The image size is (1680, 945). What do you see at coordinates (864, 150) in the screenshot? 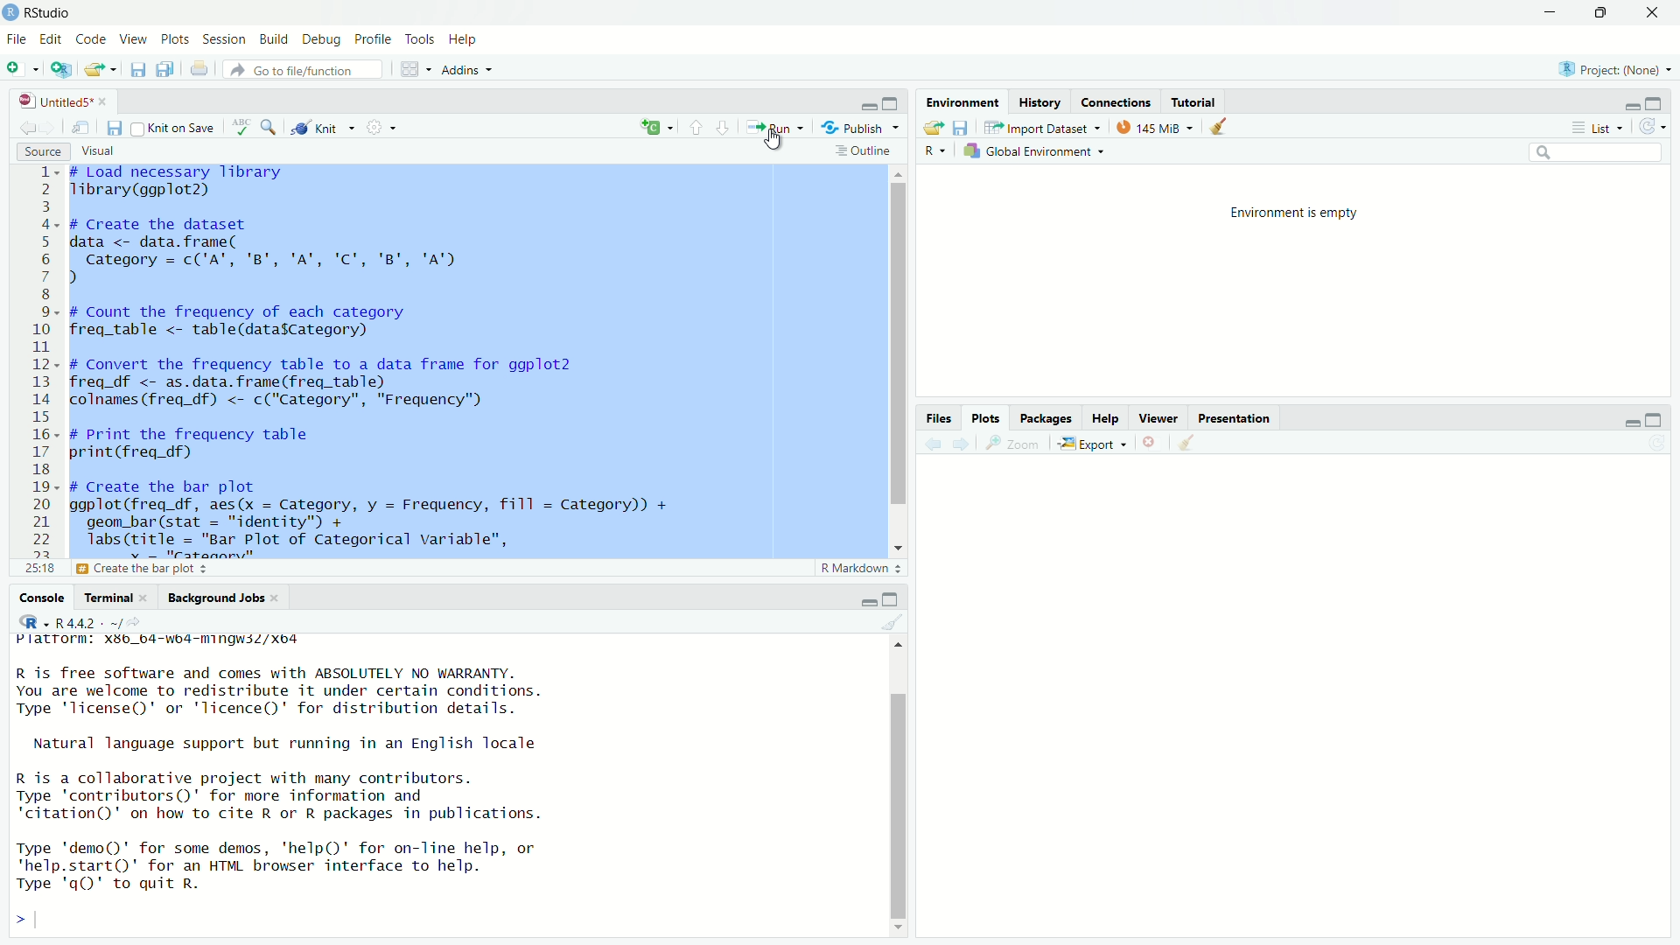
I see `outline` at bounding box center [864, 150].